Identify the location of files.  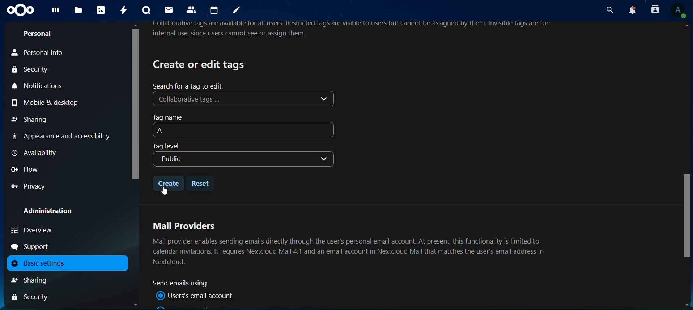
(78, 10).